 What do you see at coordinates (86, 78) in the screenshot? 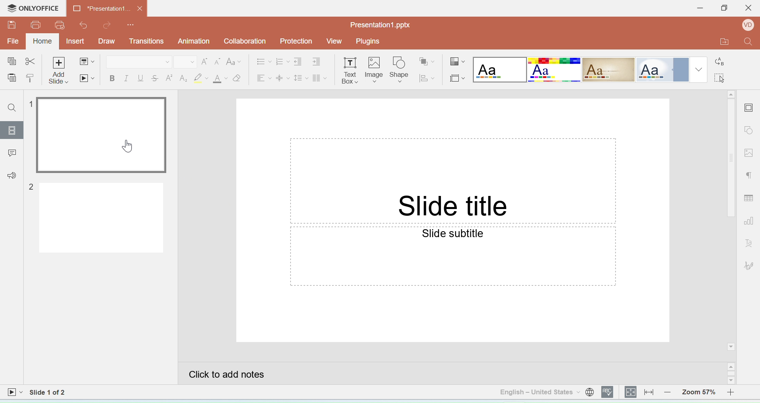
I see `Start slideshow` at bounding box center [86, 78].